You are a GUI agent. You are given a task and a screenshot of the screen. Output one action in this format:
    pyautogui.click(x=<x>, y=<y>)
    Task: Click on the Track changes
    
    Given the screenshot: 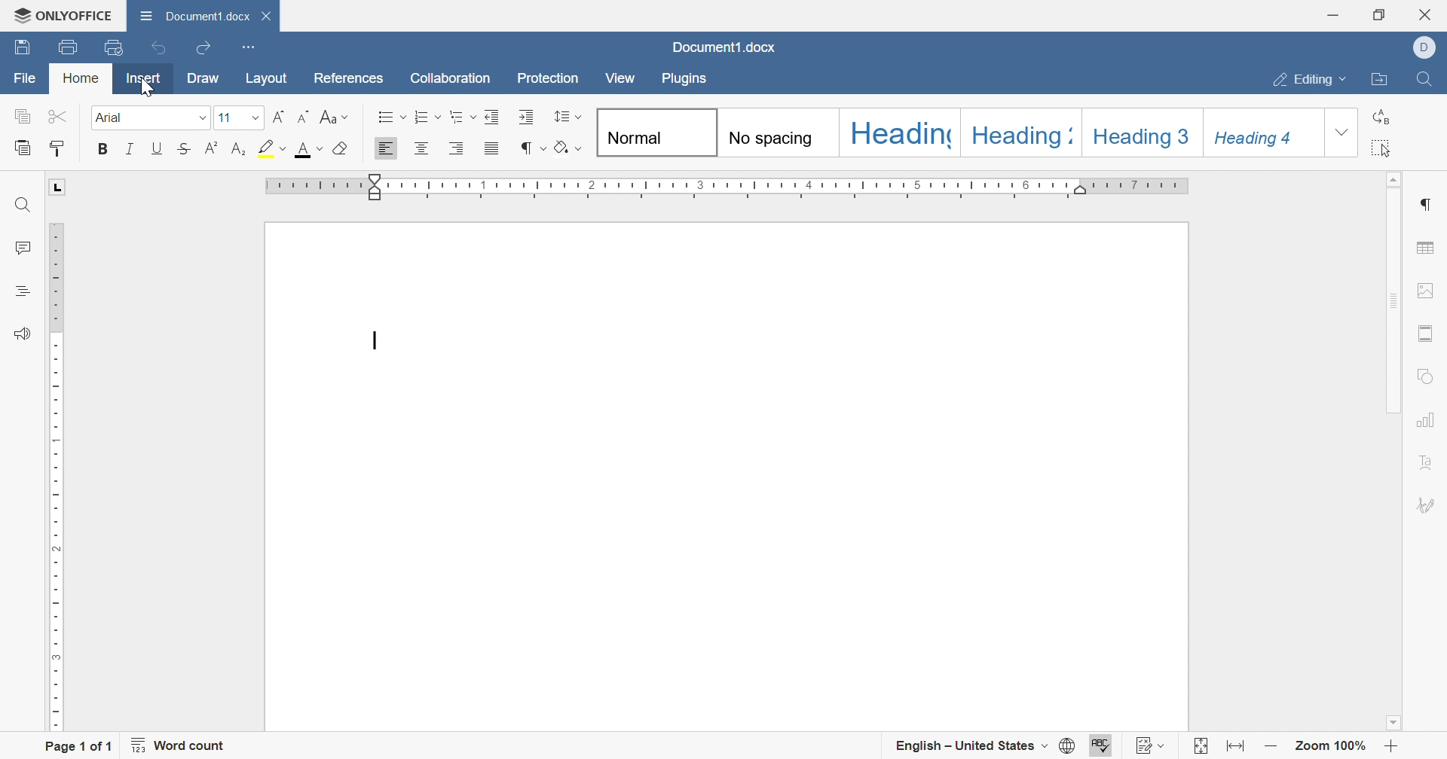 What is the action you would take?
    pyautogui.click(x=1151, y=746)
    